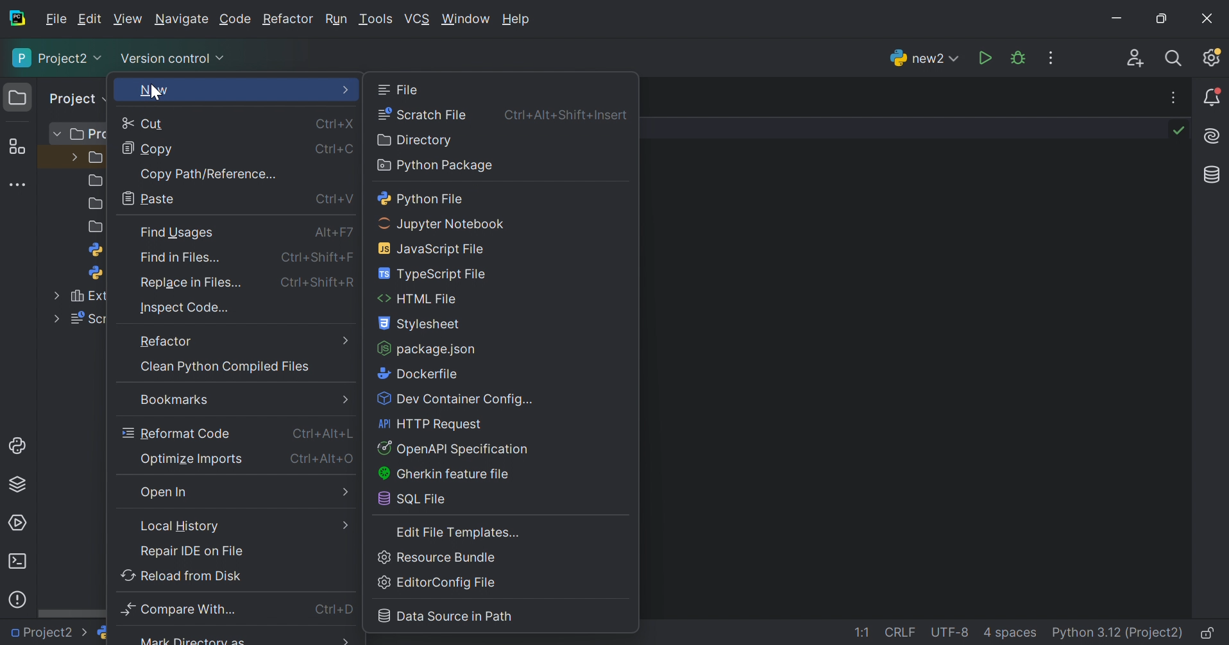  I want to click on Recent files, tab actions, and more, so click(1174, 97).